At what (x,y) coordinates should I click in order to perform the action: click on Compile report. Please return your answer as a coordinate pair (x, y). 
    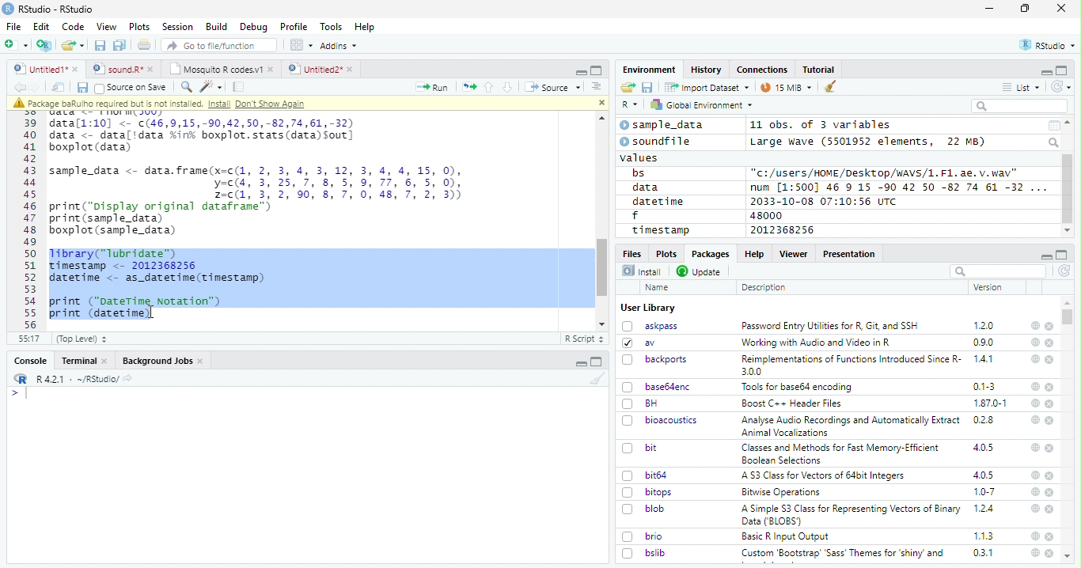
    Looking at the image, I should click on (239, 87).